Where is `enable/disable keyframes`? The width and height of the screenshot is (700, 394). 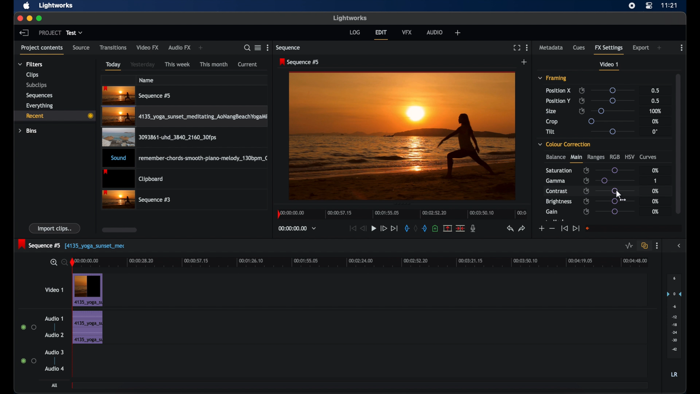
enable/disable keyframes is located at coordinates (582, 101).